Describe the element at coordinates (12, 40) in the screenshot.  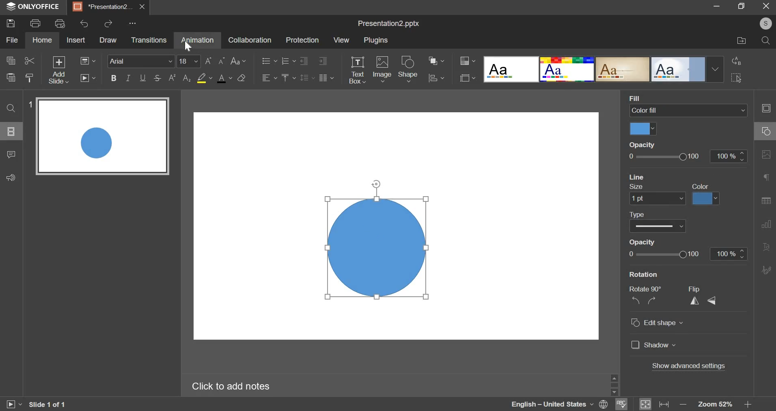
I see `file` at that location.